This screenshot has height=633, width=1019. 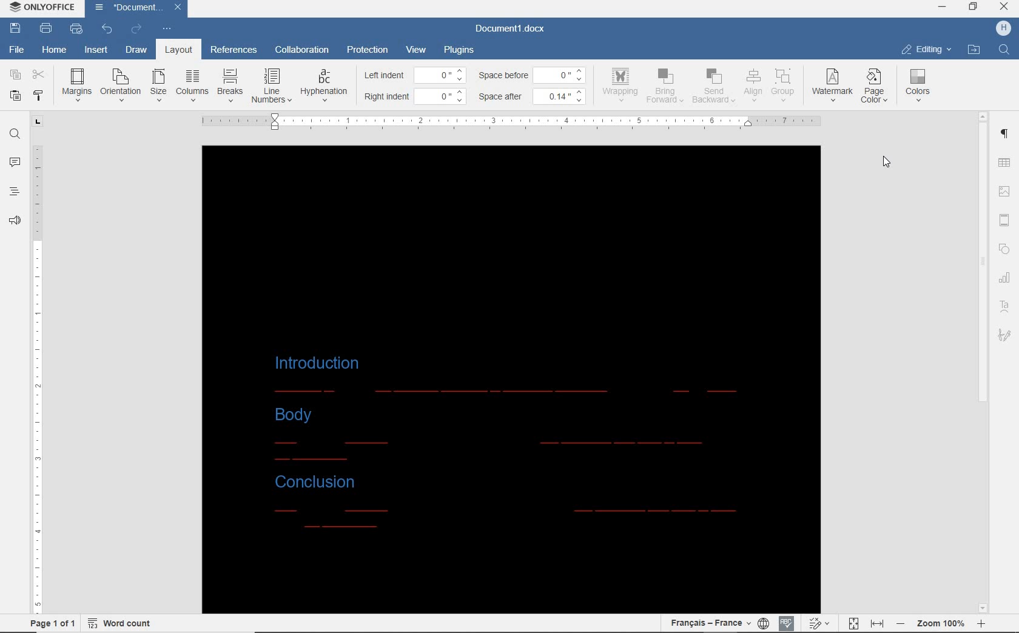 I want to click on page color, so click(x=876, y=87).